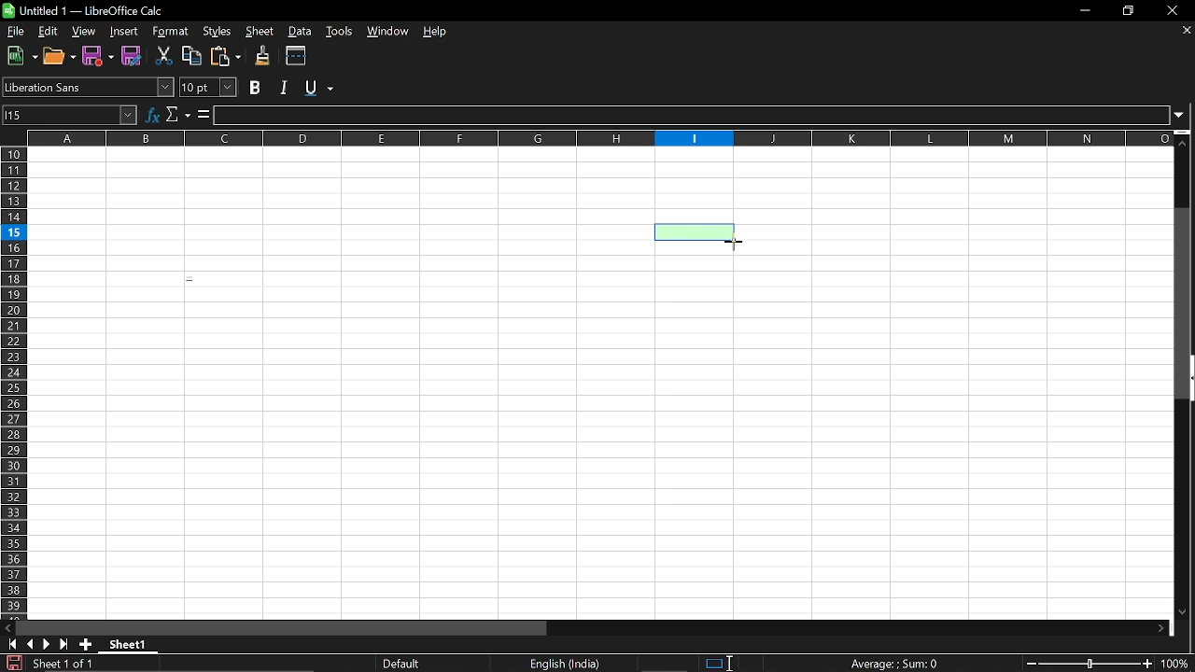 The width and height of the screenshot is (1195, 672). Describe the element at coordinates (1160, 627) in the screenshot. I see `Move down` at that location.